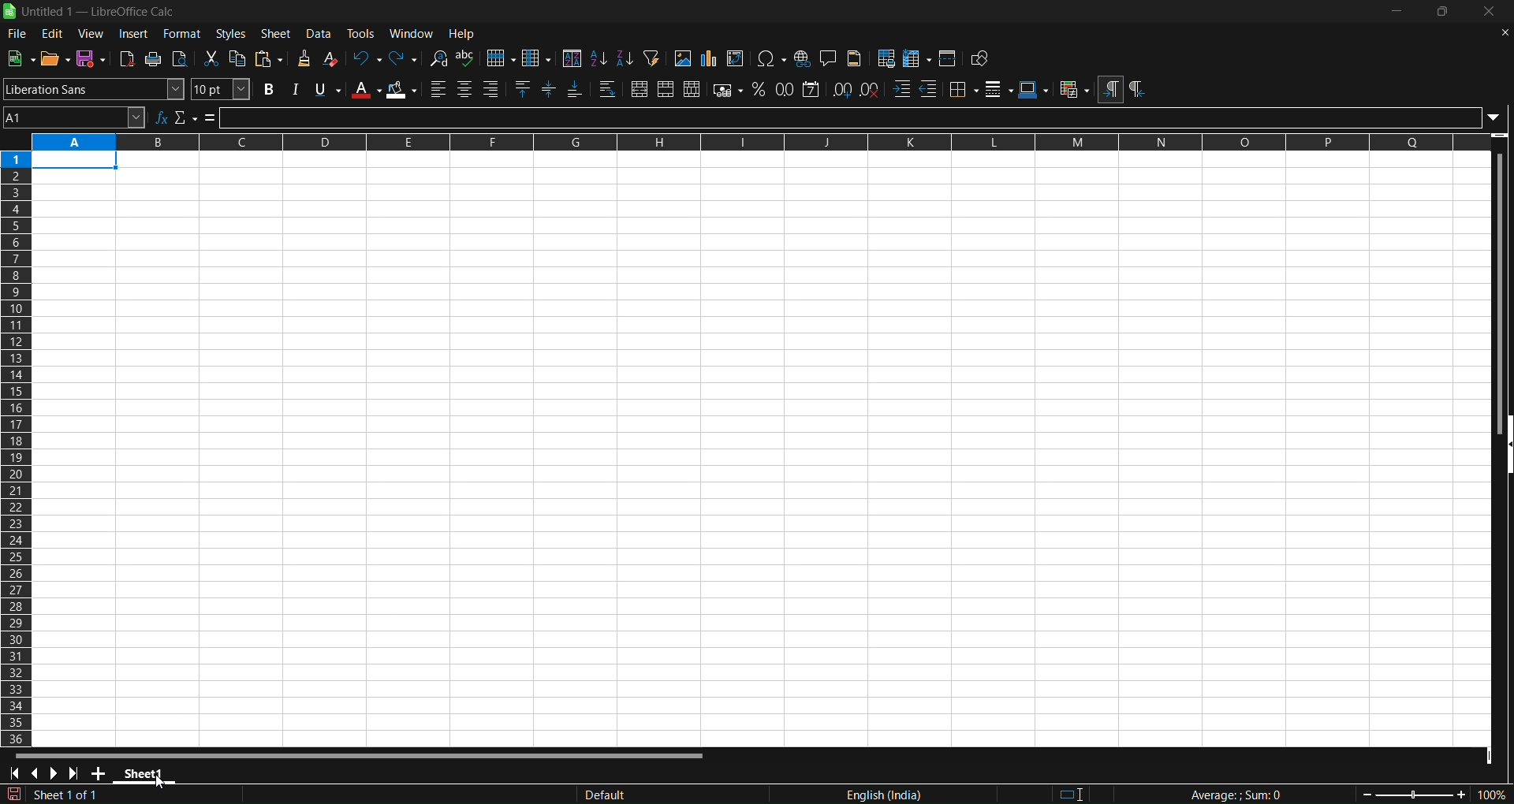 Image resolution: width=1514 pixels, height=804 pixels. What do you see at coordinates (1491, 13) in the screenshot?
I see `close` at bounding box center [1491, 13].